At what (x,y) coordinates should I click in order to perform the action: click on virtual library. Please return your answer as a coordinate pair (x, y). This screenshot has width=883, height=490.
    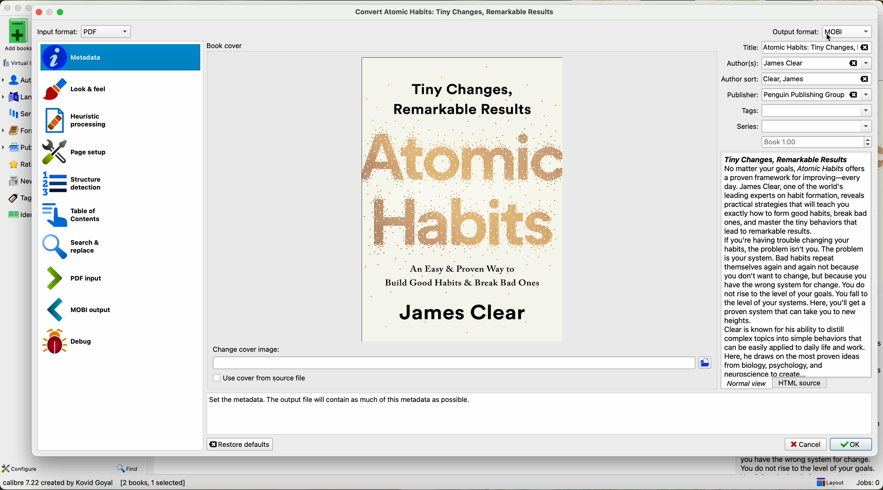
    Looking at the image, I should click on (15, 63).